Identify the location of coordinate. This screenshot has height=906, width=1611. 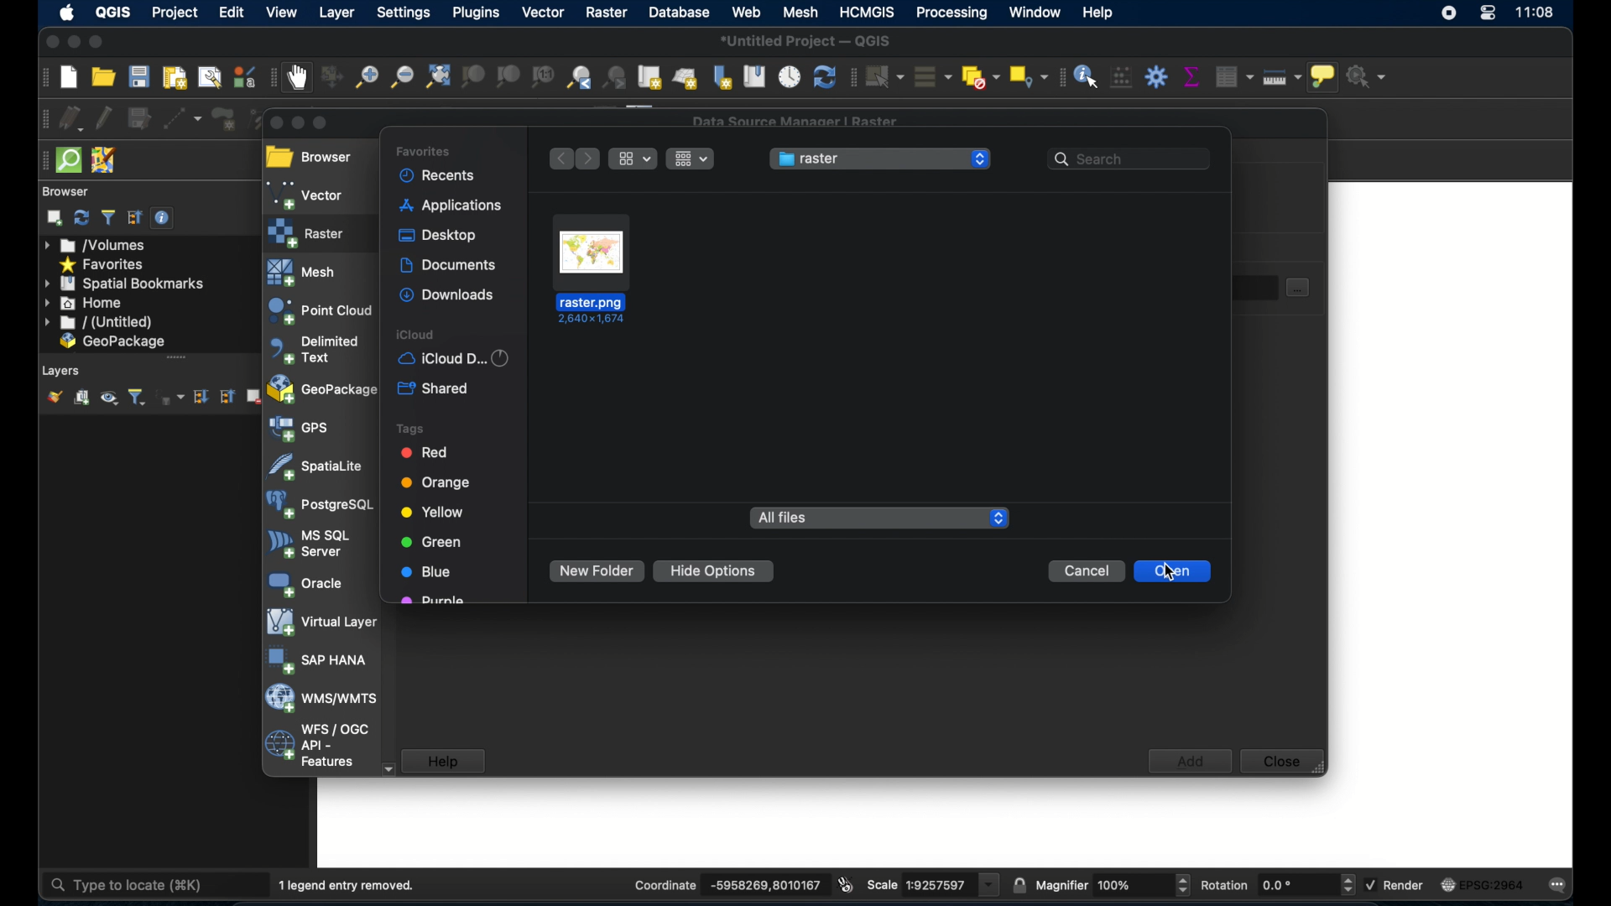
(762, 885).